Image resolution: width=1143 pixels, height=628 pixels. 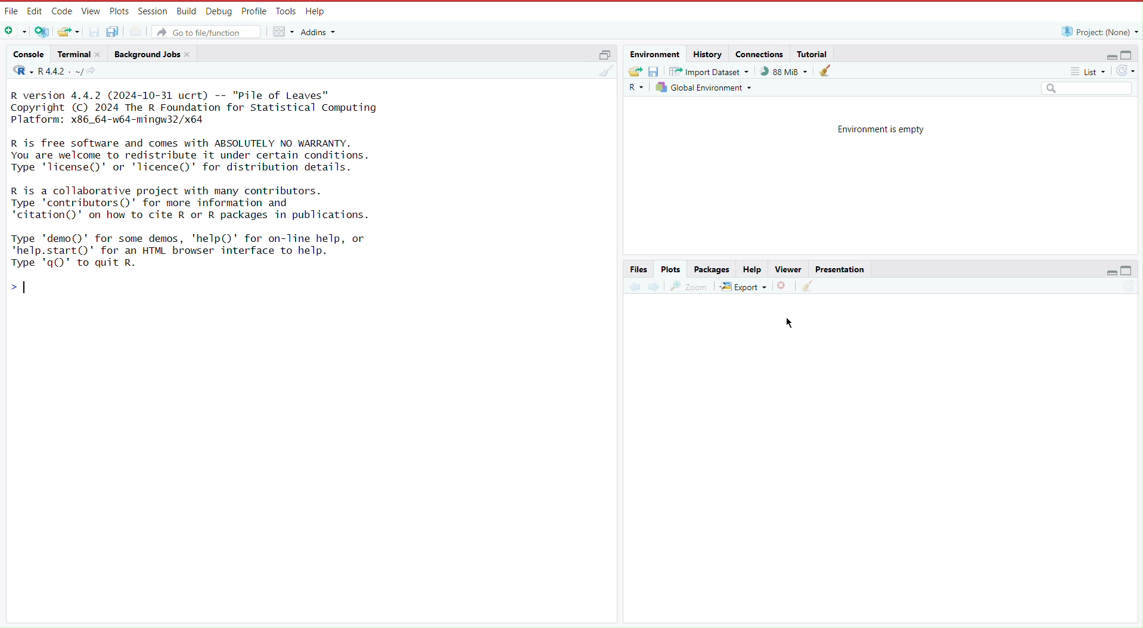 I want to click on Save current document (Ctrl + S), so click(x=94, y=31).